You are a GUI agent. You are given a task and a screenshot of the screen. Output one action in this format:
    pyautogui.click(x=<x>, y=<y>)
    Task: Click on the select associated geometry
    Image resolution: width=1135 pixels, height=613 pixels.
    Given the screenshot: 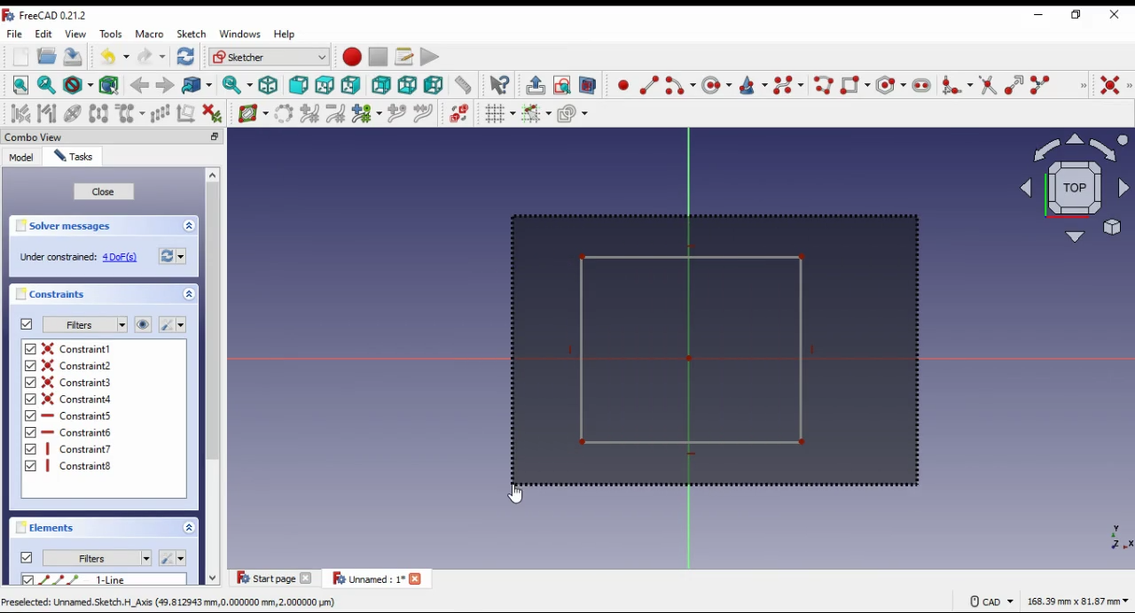 What is the action you would take?
    pyautogui.click(x=47, y=113)
    